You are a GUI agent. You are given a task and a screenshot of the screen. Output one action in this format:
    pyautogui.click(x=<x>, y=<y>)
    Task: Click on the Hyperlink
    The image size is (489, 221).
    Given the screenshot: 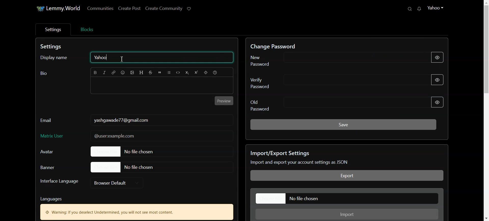 What is the action you would take?
    pyautogui.click(x=114, y=73)
    